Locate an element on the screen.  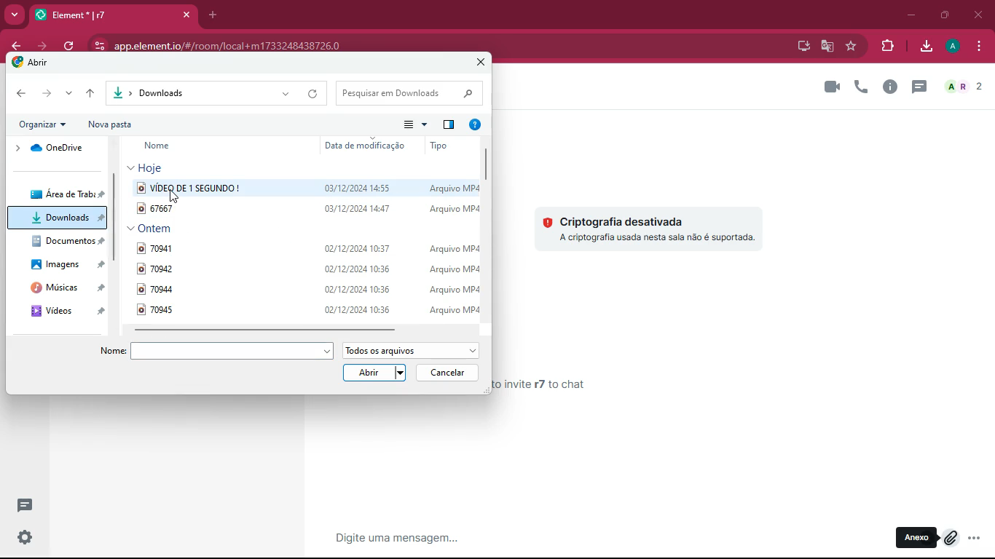
download is located at coordinates (927, 47).